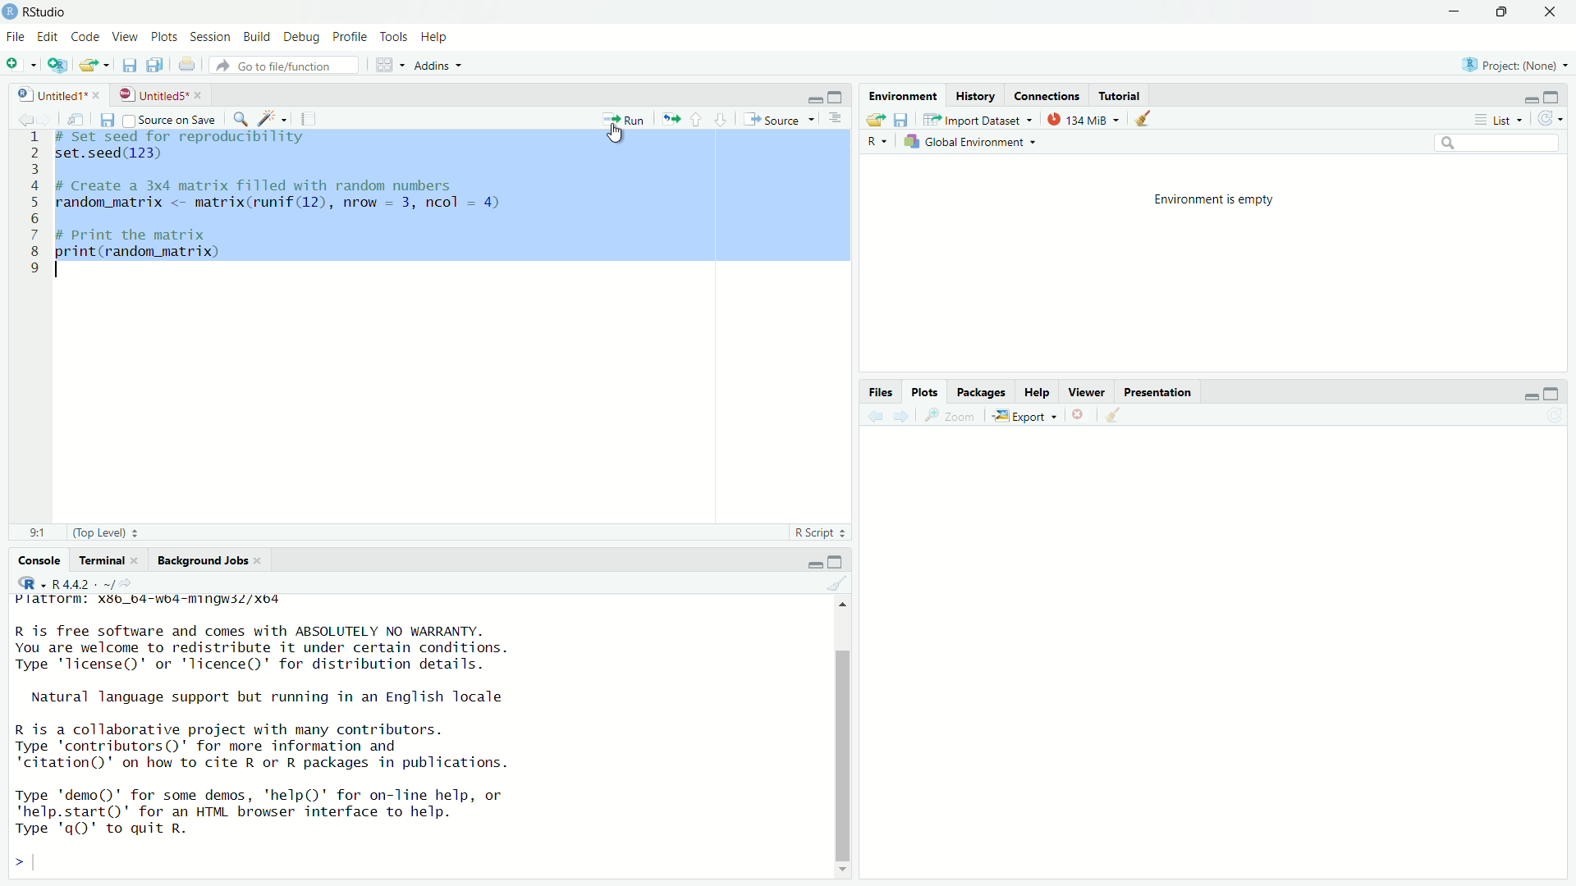 The height and width of the screenshot is (886, 1576). What do you see at coordinates (883, 393) in the screenshot?
I see `Files` at bounding box center [883, 393].